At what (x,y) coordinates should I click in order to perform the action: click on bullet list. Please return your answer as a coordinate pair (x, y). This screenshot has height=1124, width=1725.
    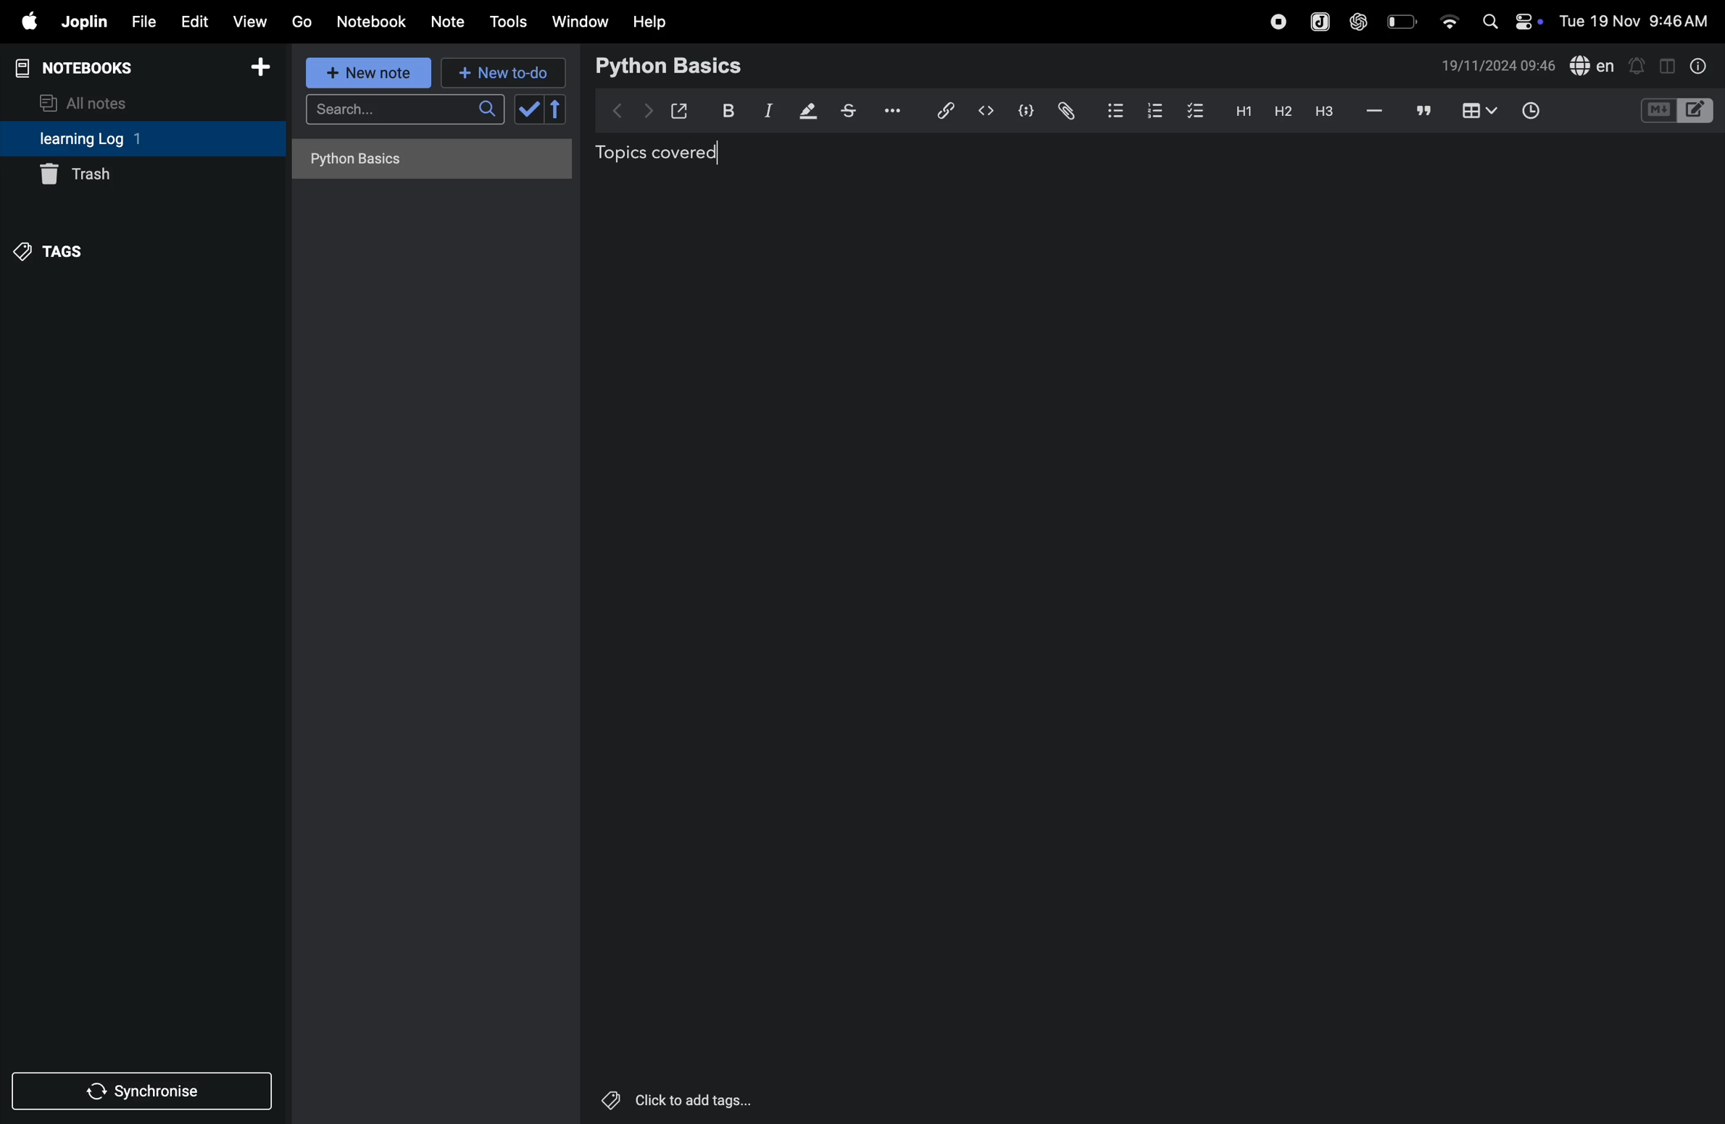
    Looking at the image, I should click on (1113, 109).